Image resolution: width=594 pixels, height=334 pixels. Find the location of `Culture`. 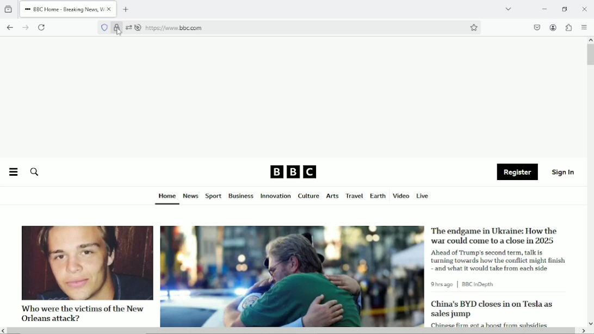

Culture is located at coordinates (308, 196).